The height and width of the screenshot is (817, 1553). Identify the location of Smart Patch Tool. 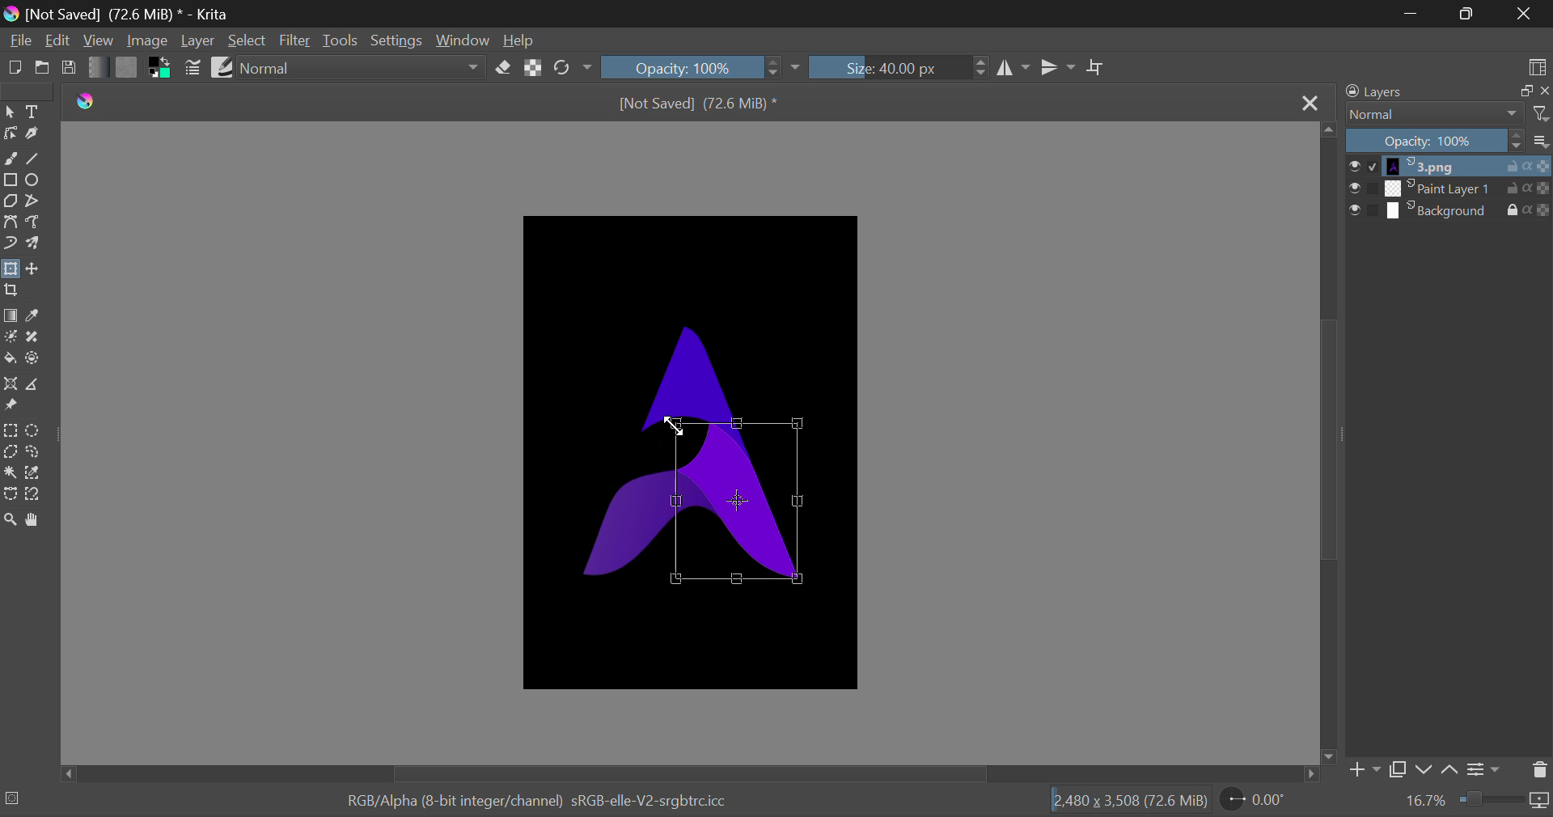
(37, 337).